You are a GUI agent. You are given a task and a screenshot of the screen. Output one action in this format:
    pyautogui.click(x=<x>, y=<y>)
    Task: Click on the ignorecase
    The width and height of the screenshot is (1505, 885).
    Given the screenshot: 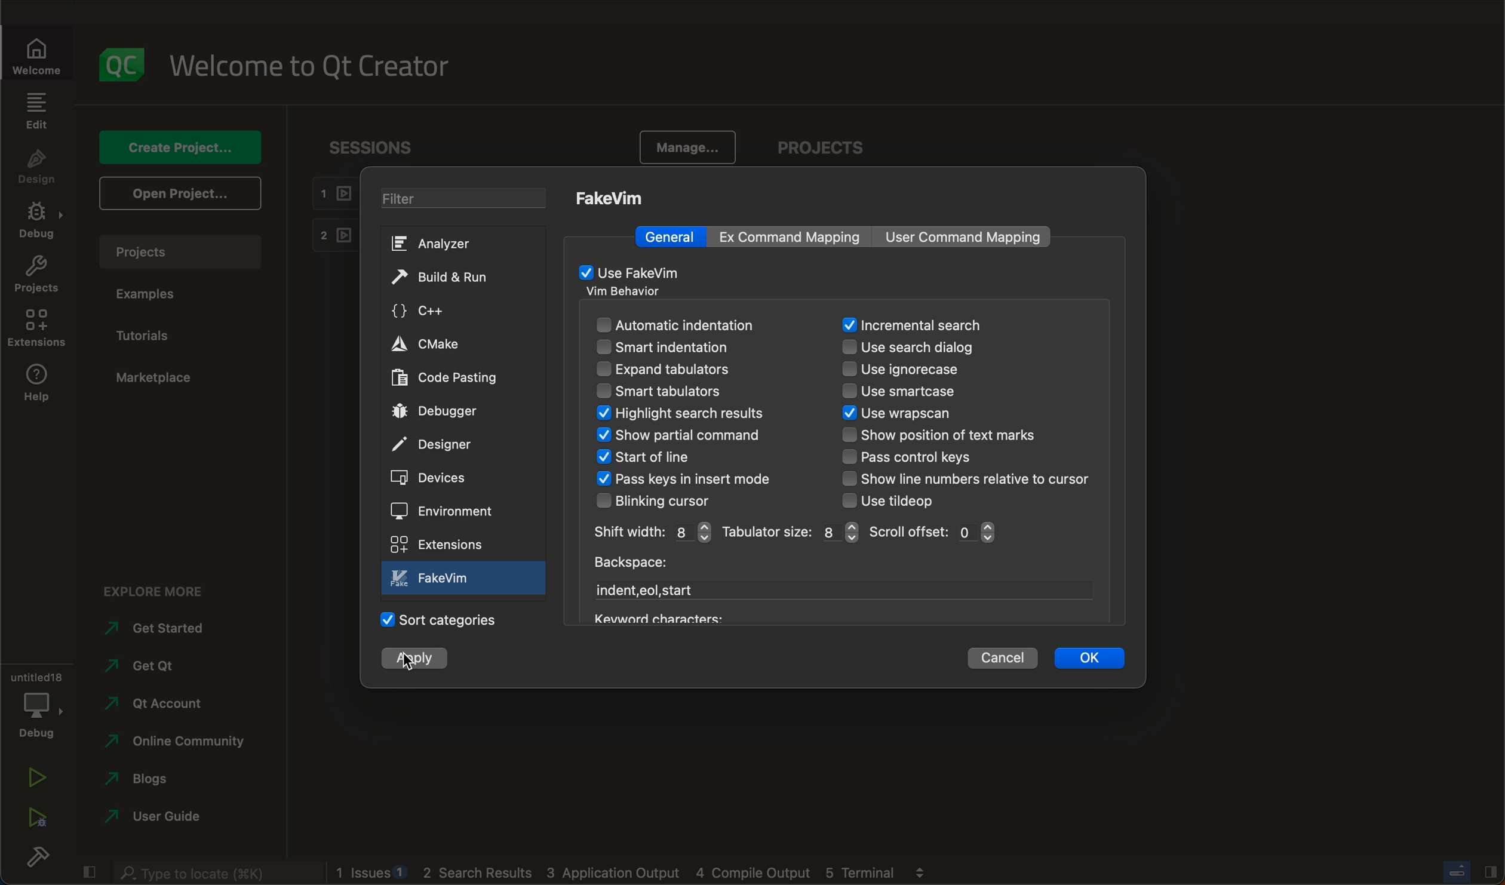 What is the action you would take?
    pyautogui.click(x=905, y=370)
    